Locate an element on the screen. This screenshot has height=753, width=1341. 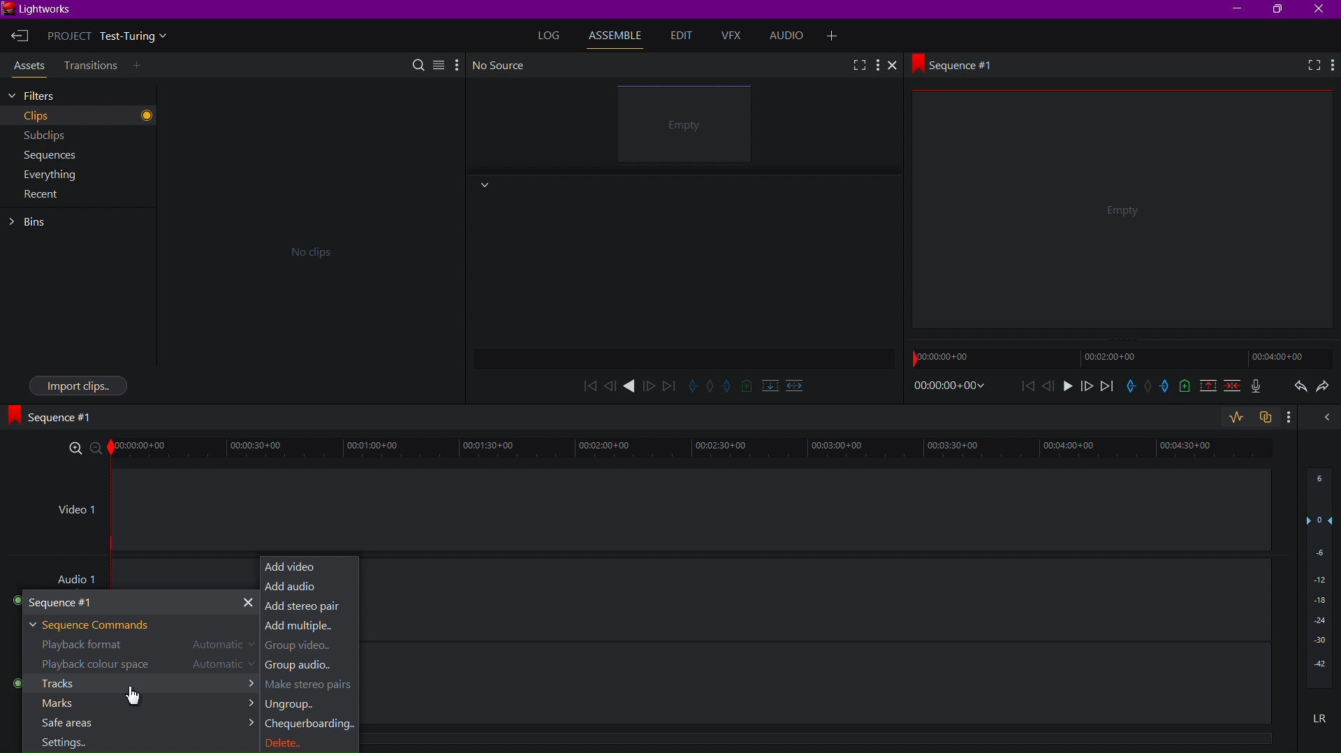
Ungroup is located at coordinates (293, 706).